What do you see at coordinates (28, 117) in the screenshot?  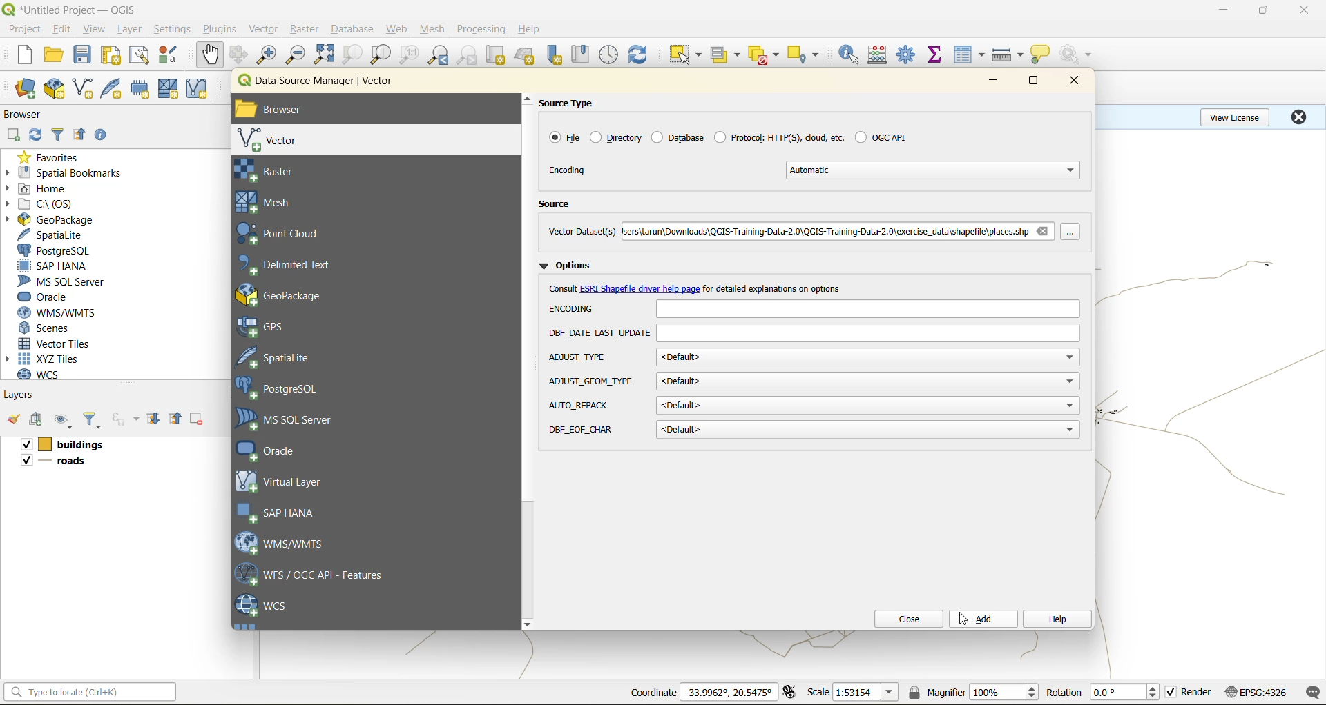 I see `browser` at bounding box center [28, 117].